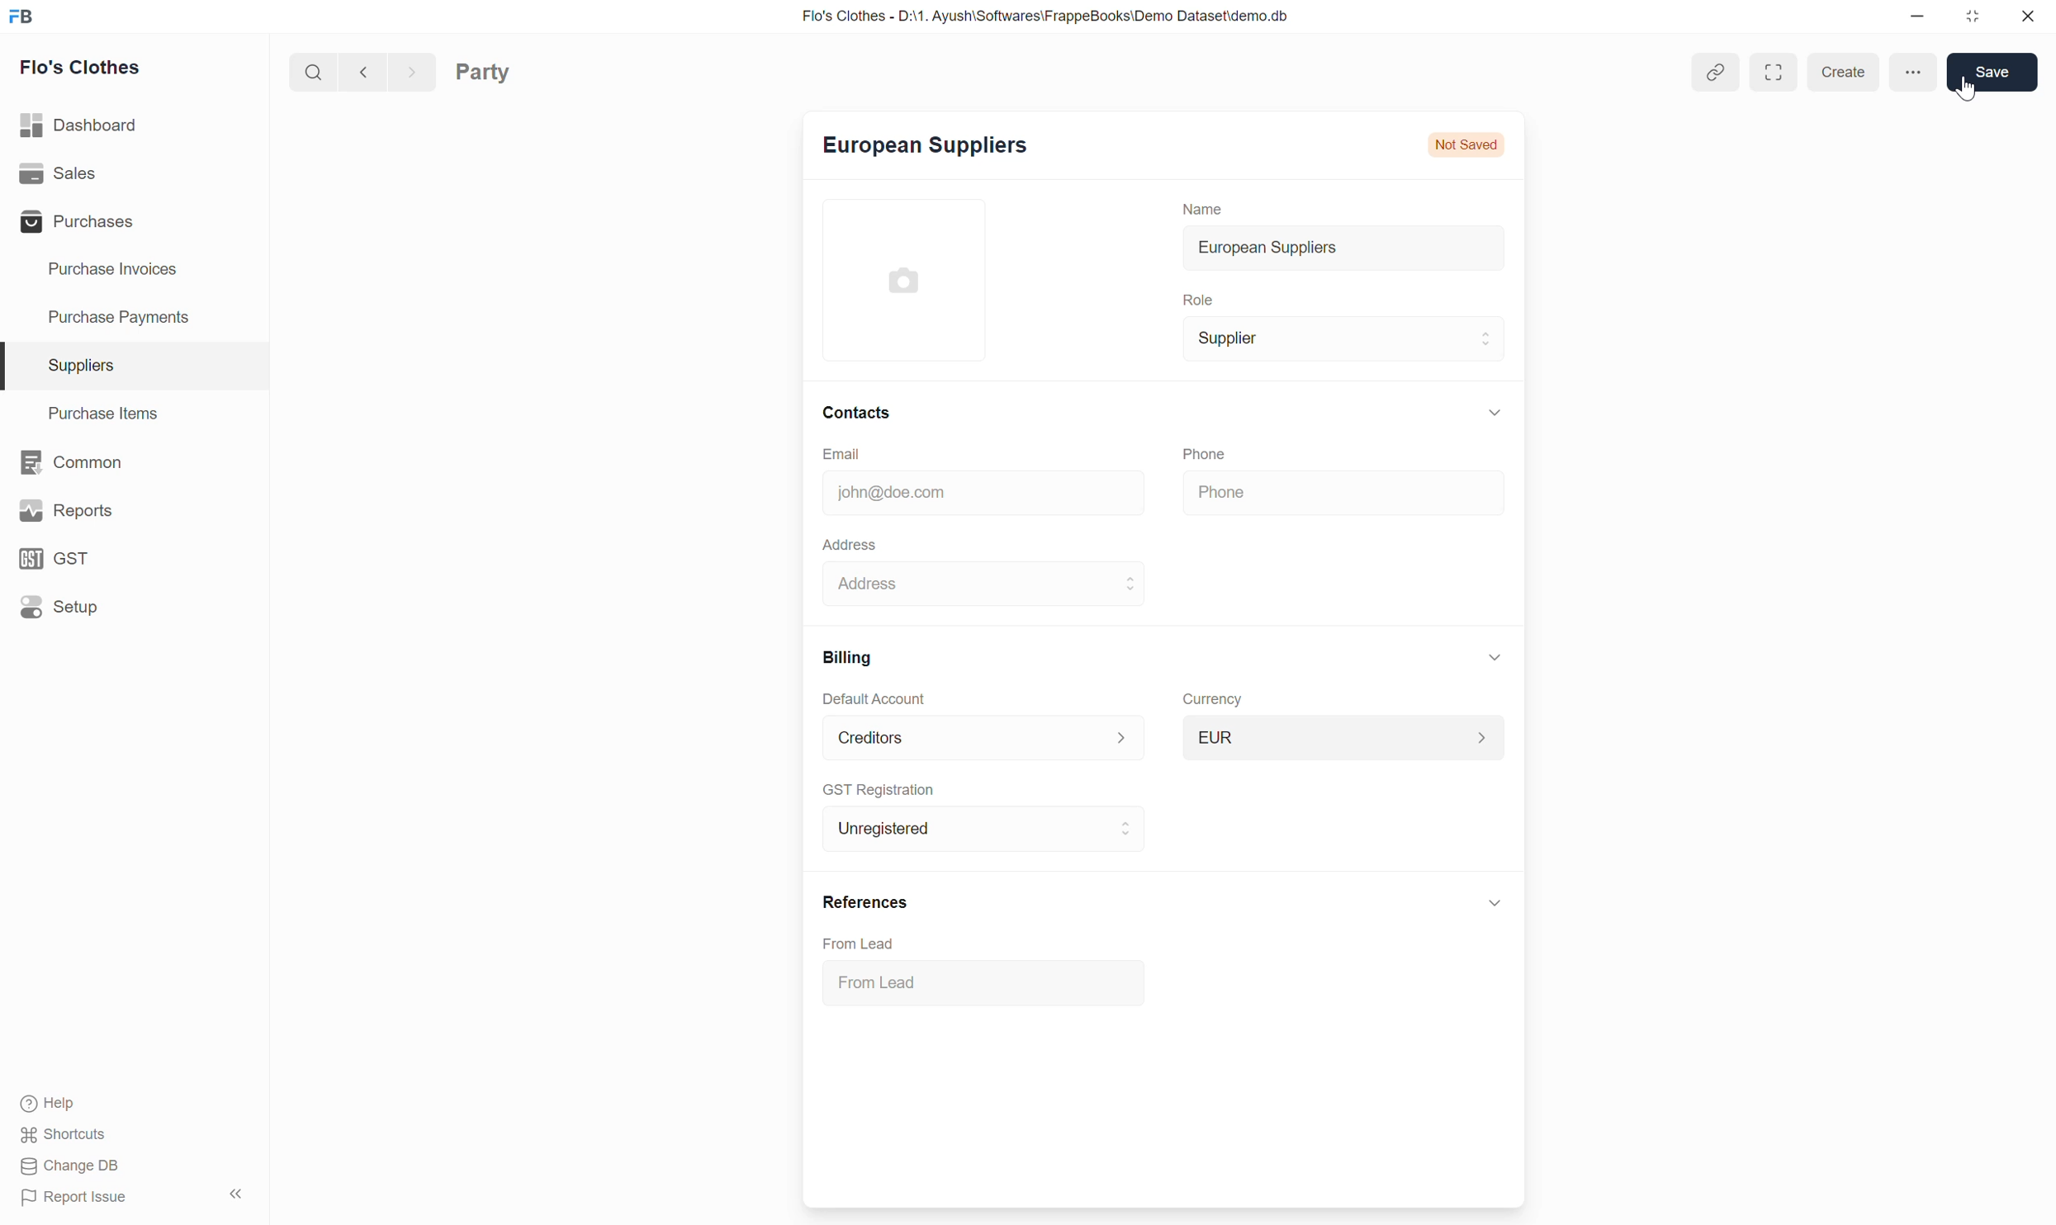 The height and width of the screenshot is (1225, 2056). Describe the element at coordinates (859, 901) in the screenshot. I see `References` at that location.